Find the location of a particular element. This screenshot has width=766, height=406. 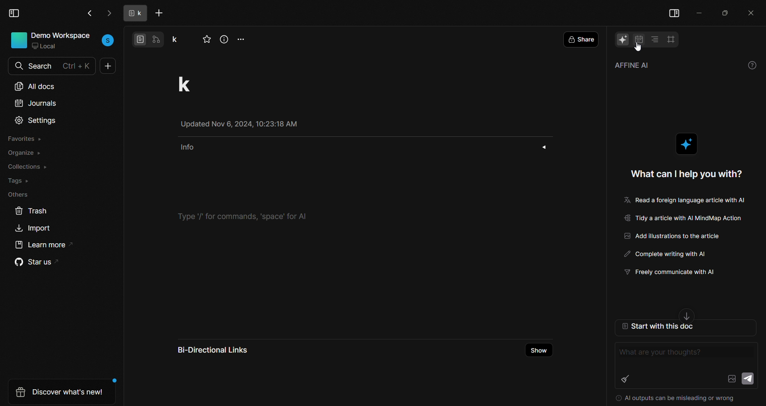

calendar is located at coordinates (640, 39).